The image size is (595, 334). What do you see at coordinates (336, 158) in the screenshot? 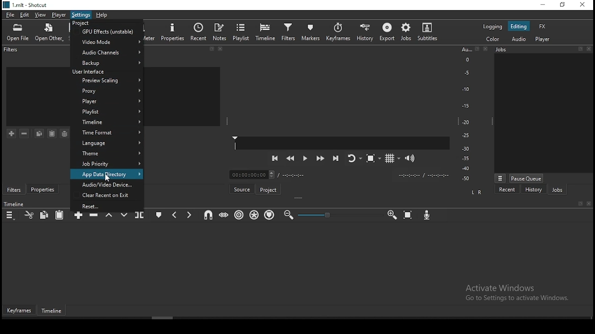
I see `skip to the next point` at bounding box center [336, 158].